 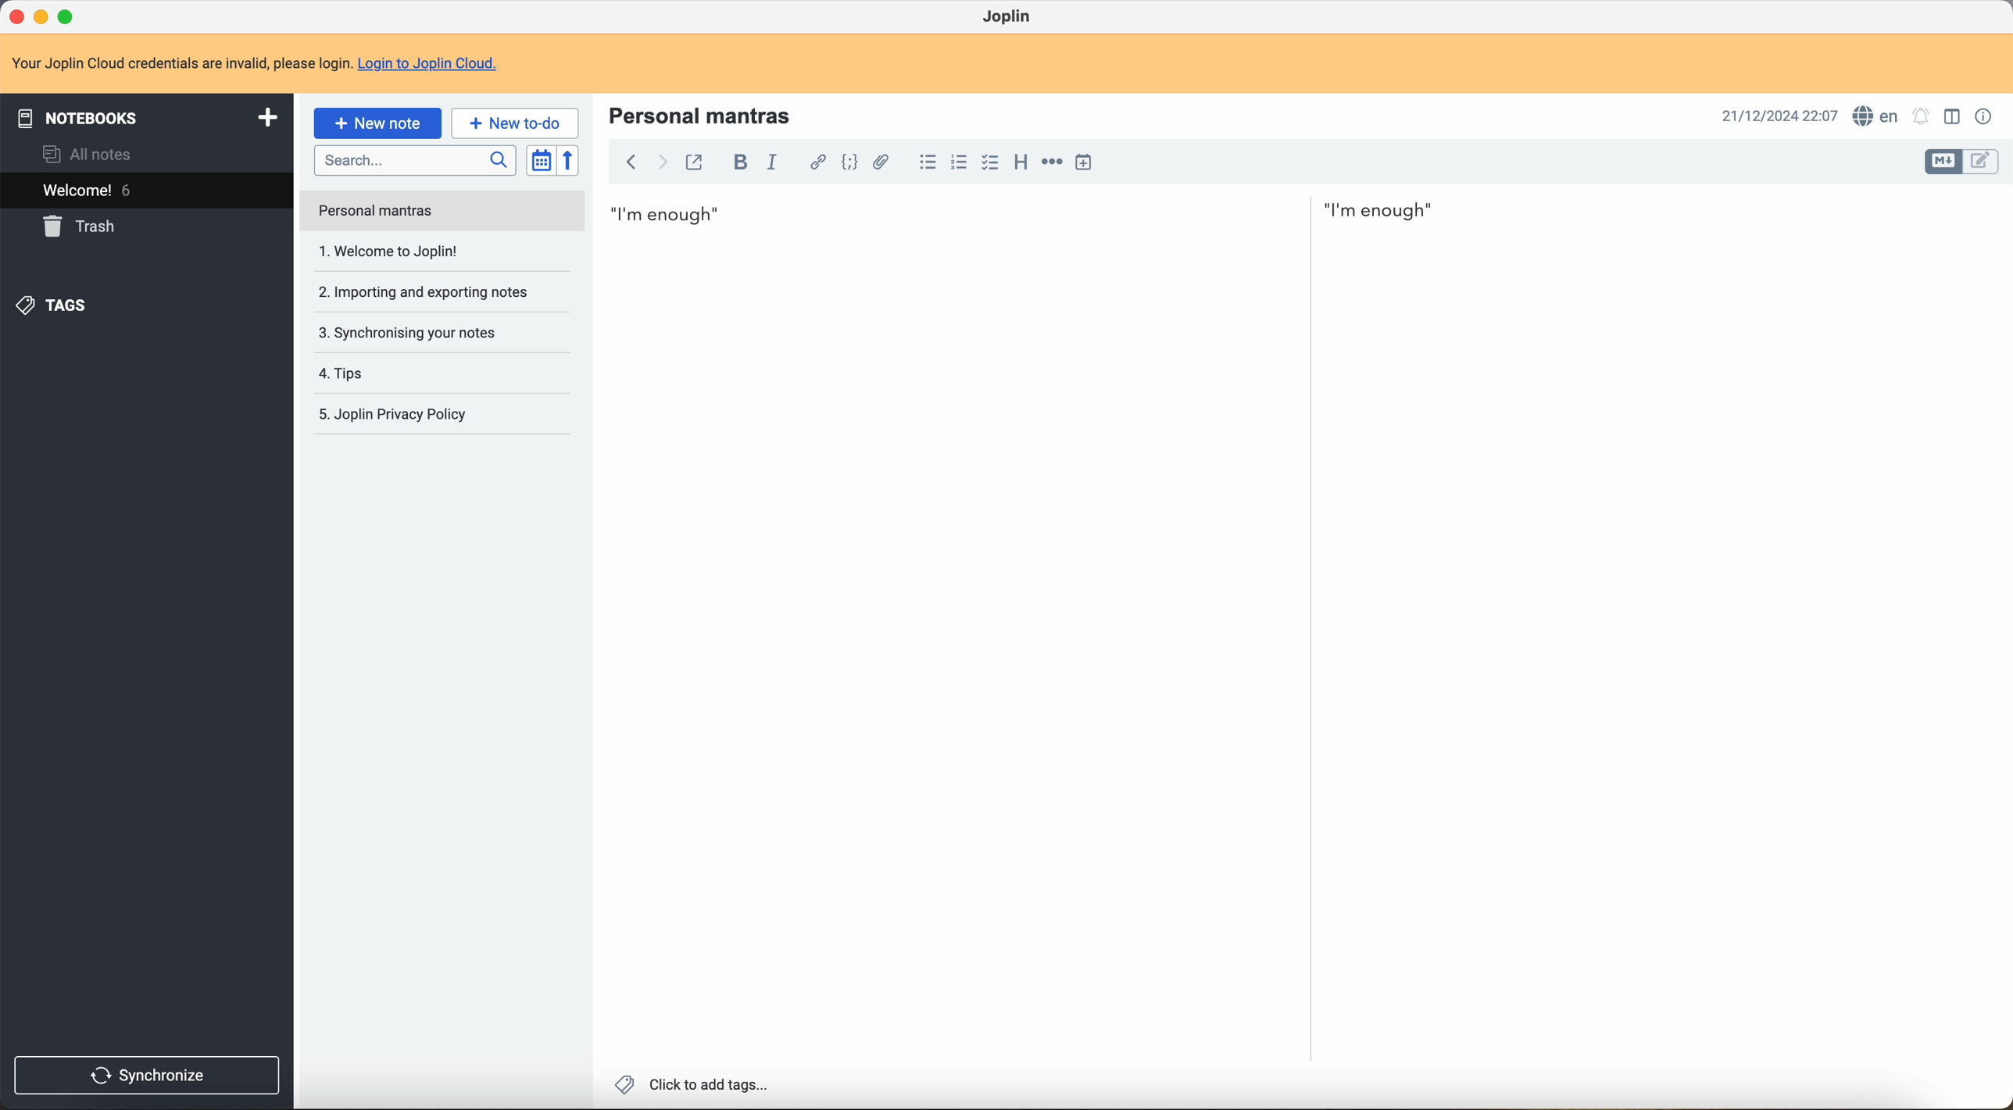 I want to click on toggle external editing, so click(x=693, y=162).